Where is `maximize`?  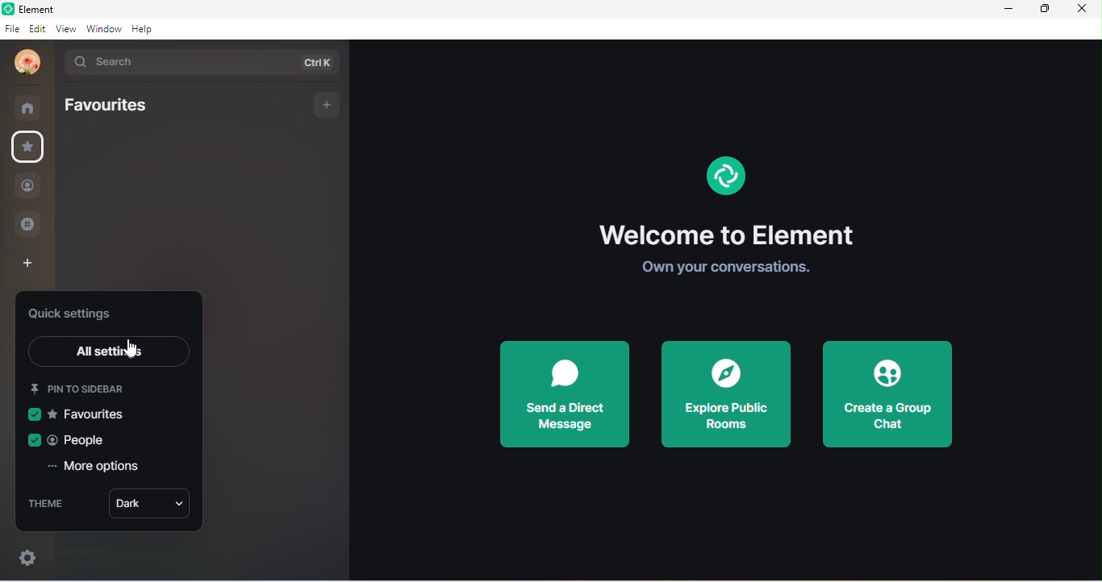
maximize is located at coordinates (1043, 10).